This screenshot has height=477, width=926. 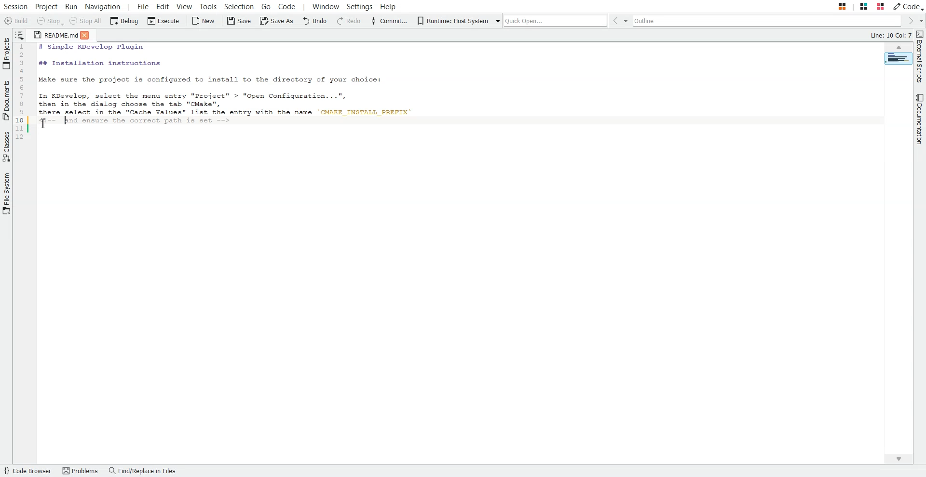 What do you see at coordinates (98, 64) in the screenshot?
I see `## Installation Instructions` at bounding box center [98, 64].